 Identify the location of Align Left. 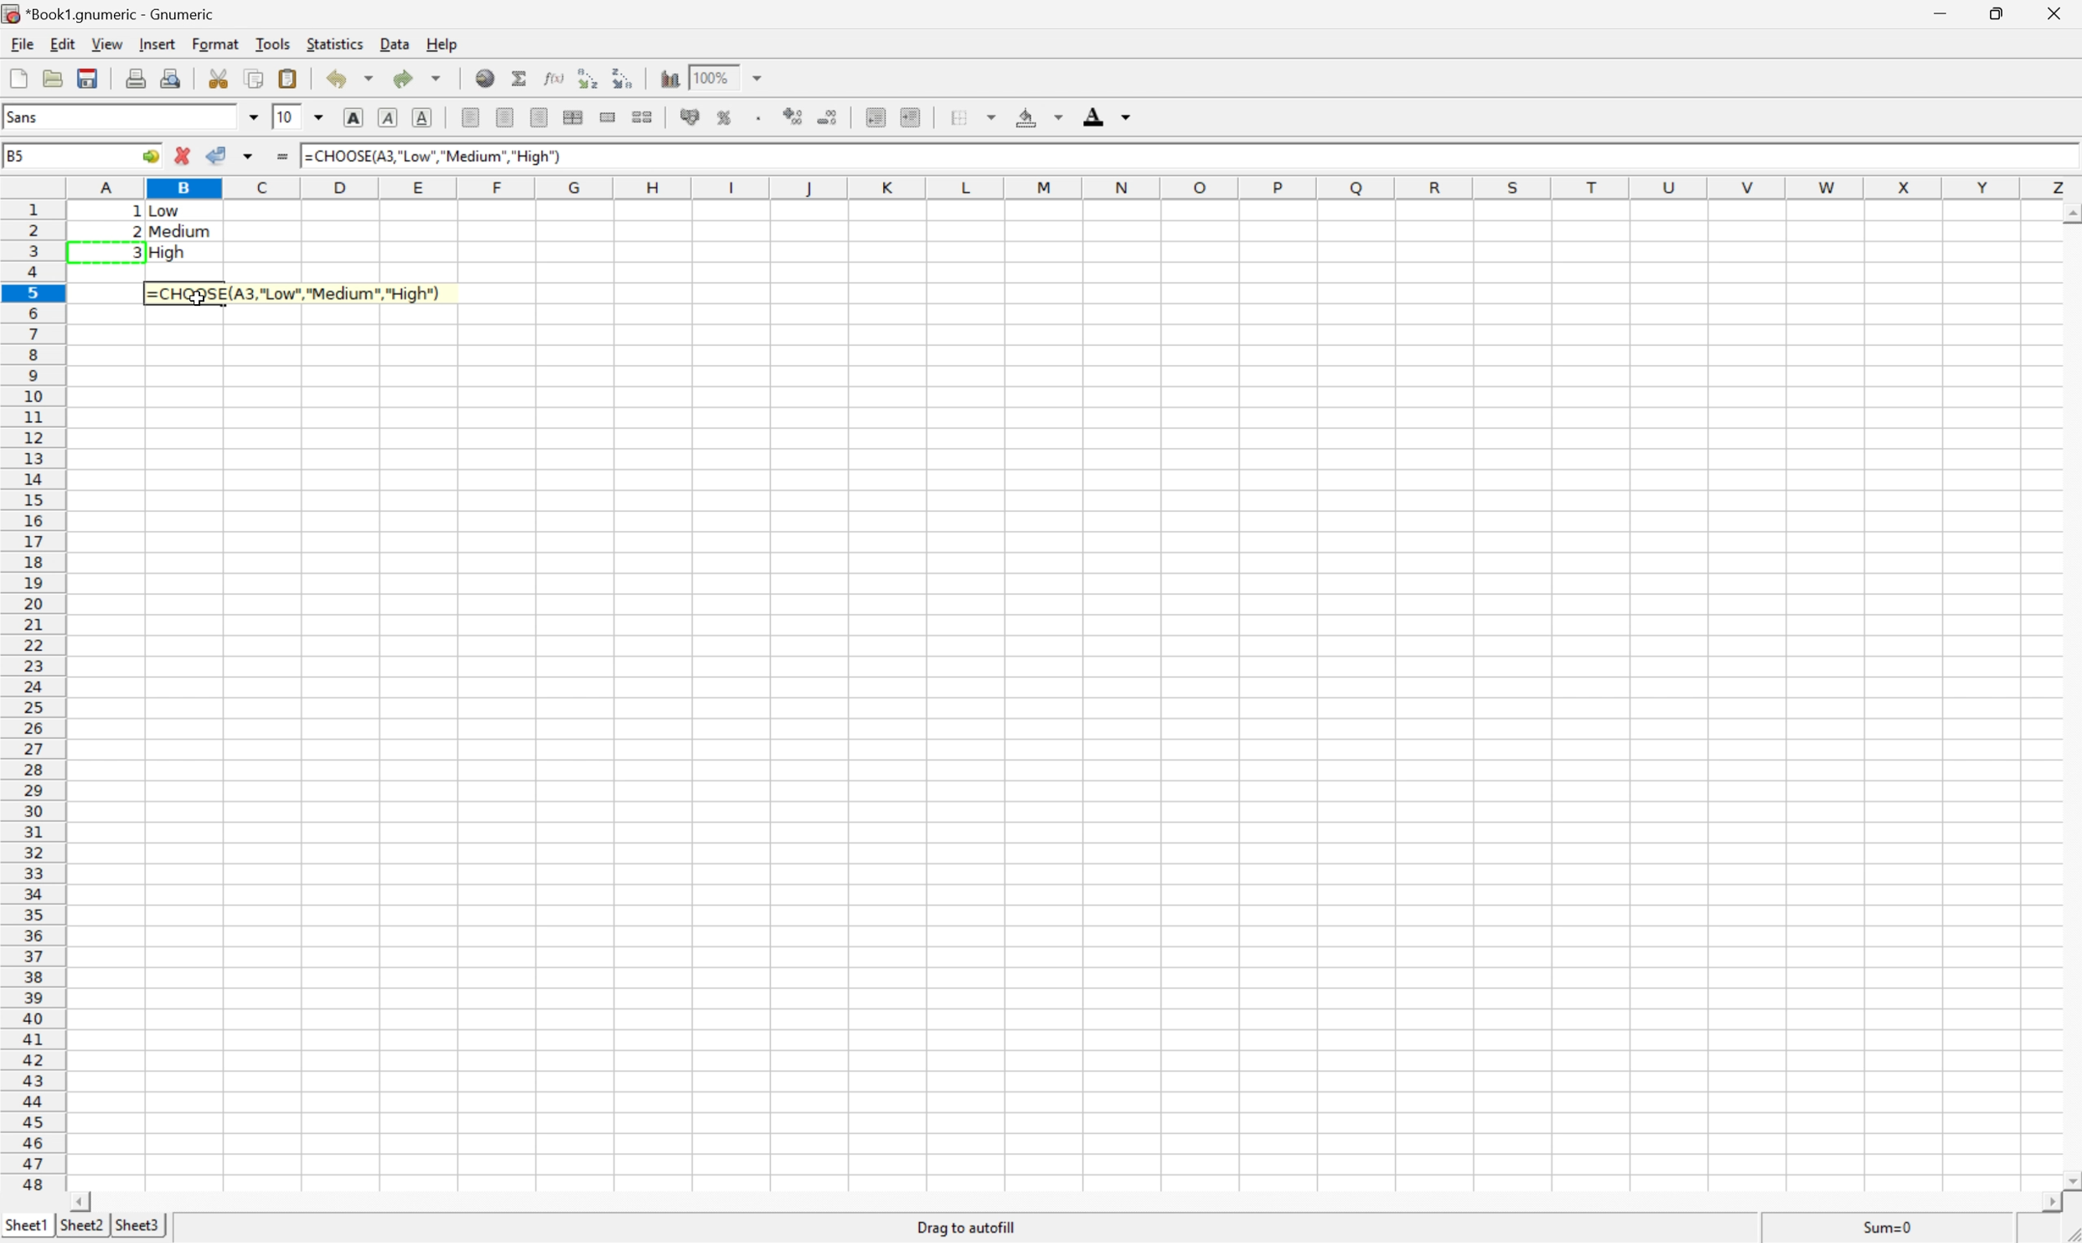
(471, 116).